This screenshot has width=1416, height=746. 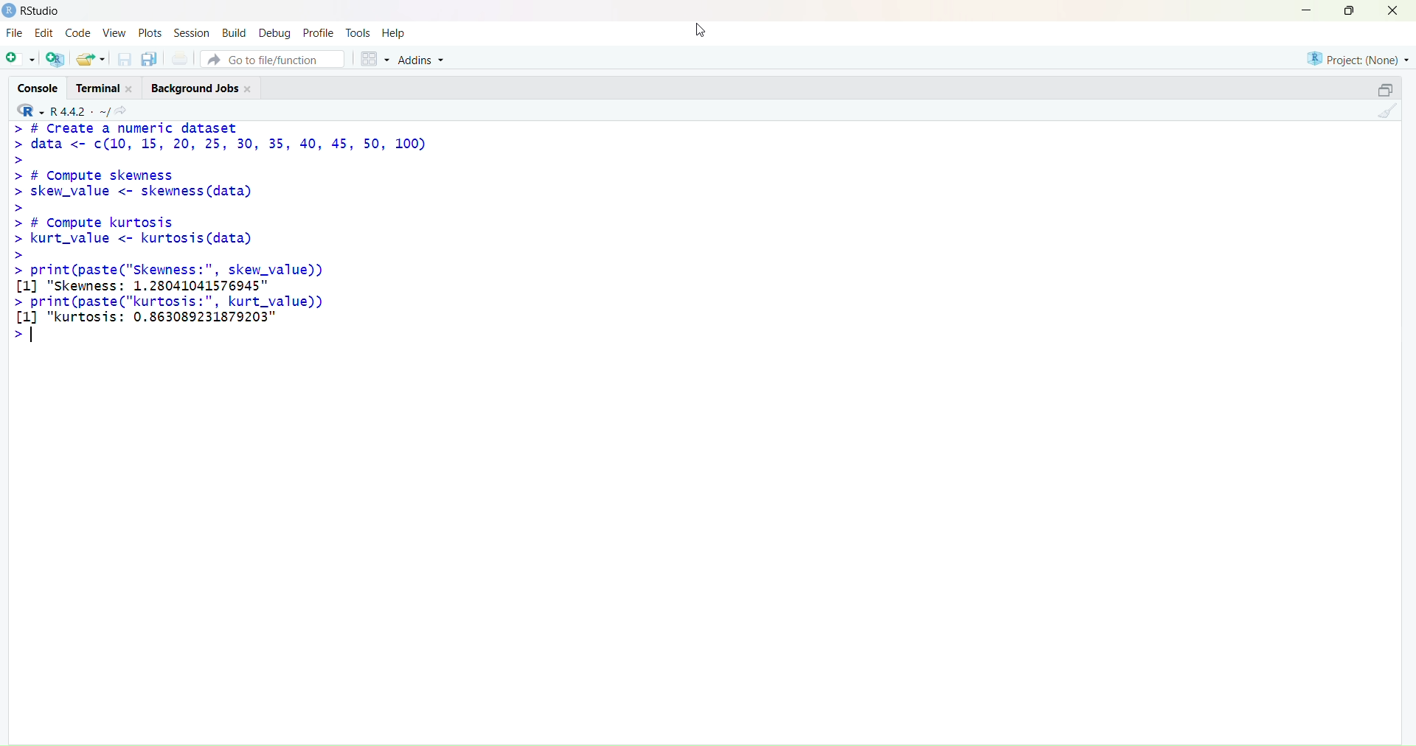 What do you see at coordinates (108, 87) in the screenshot?
I see `Terminal` at bounding box center [108, 87].